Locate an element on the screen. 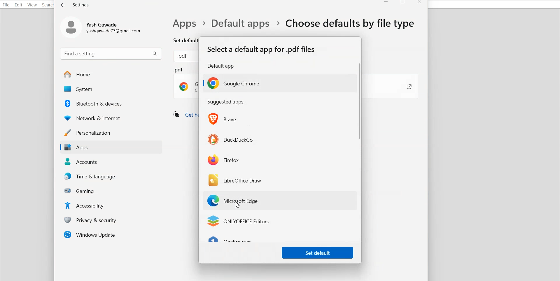 Image resolution: width=560 pixels, height=281 pixels. Home is located at coordinates (111, 74).